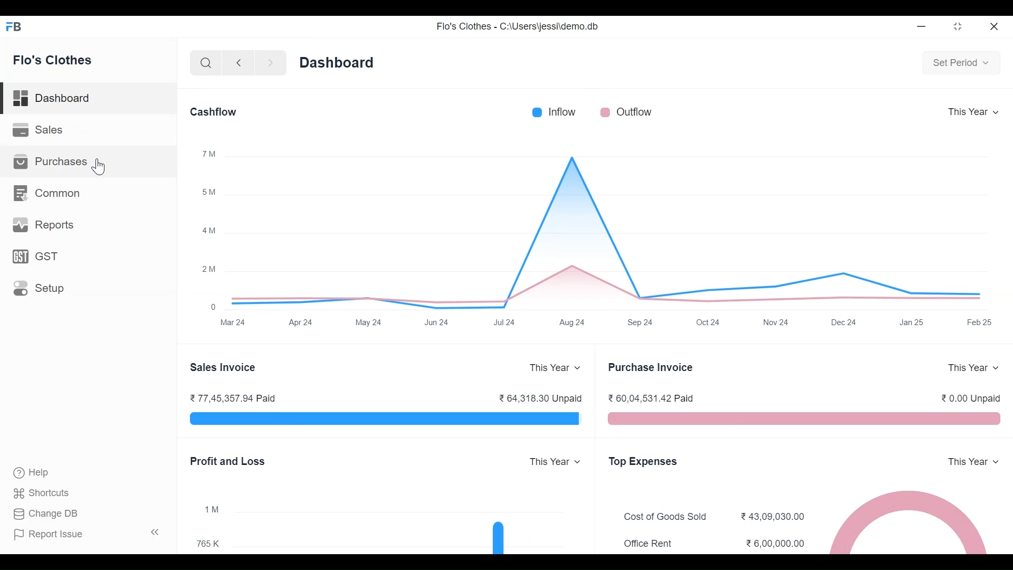  Describe the element at coordinates (303, 321) in the screenshot. I see `Apr24` at that location.